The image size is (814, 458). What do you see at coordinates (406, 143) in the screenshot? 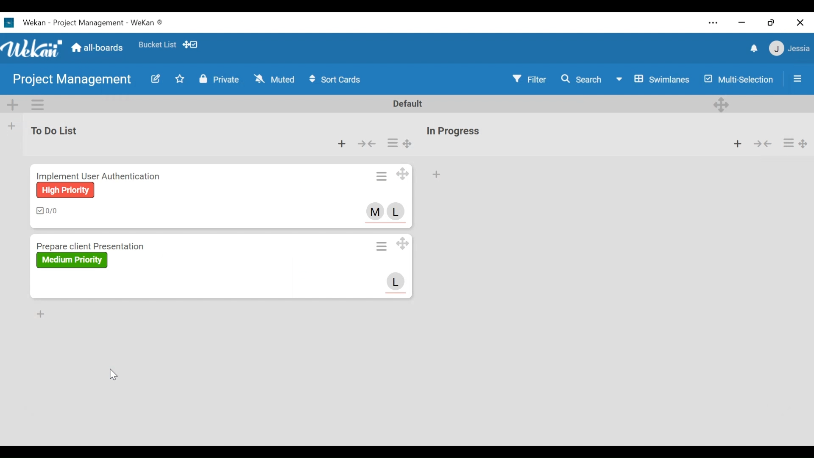
I see `Desktop drag handle` at bounding box center [406, 143].